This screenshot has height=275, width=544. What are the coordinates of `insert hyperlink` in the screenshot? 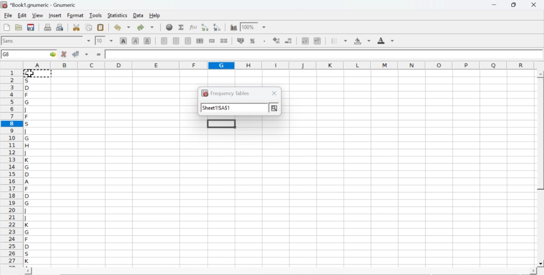 It's located at (170, 27).